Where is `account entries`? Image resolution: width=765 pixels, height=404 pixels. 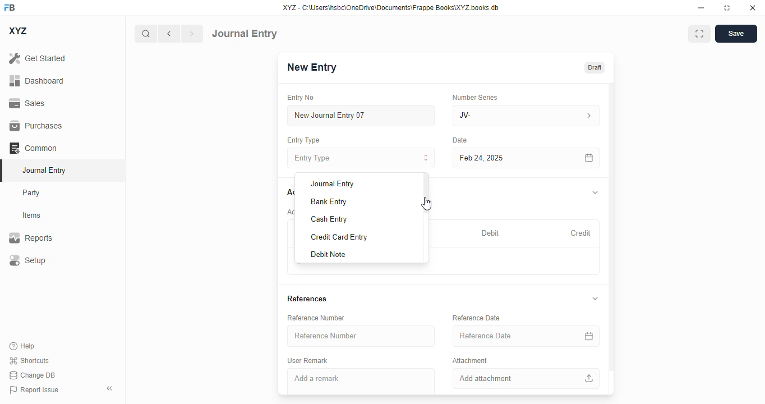
account entries is located at coordinates (290, 212).